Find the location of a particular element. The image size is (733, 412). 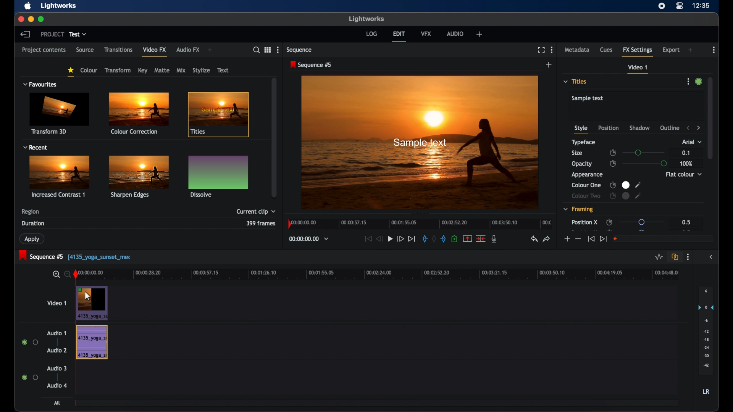

key is located at coordinates (143, 70).